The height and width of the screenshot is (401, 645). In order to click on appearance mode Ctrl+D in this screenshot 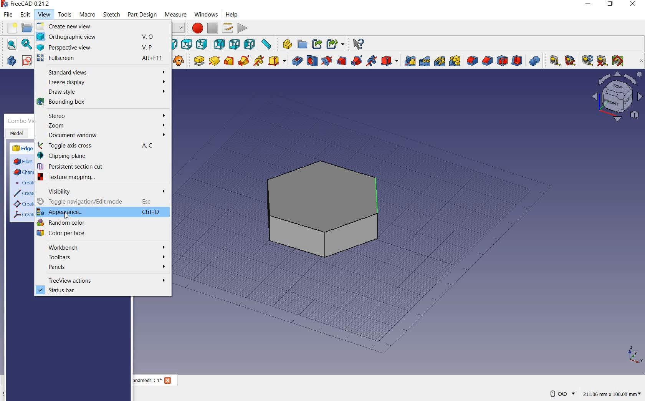, I will do `click(102, 213)`.